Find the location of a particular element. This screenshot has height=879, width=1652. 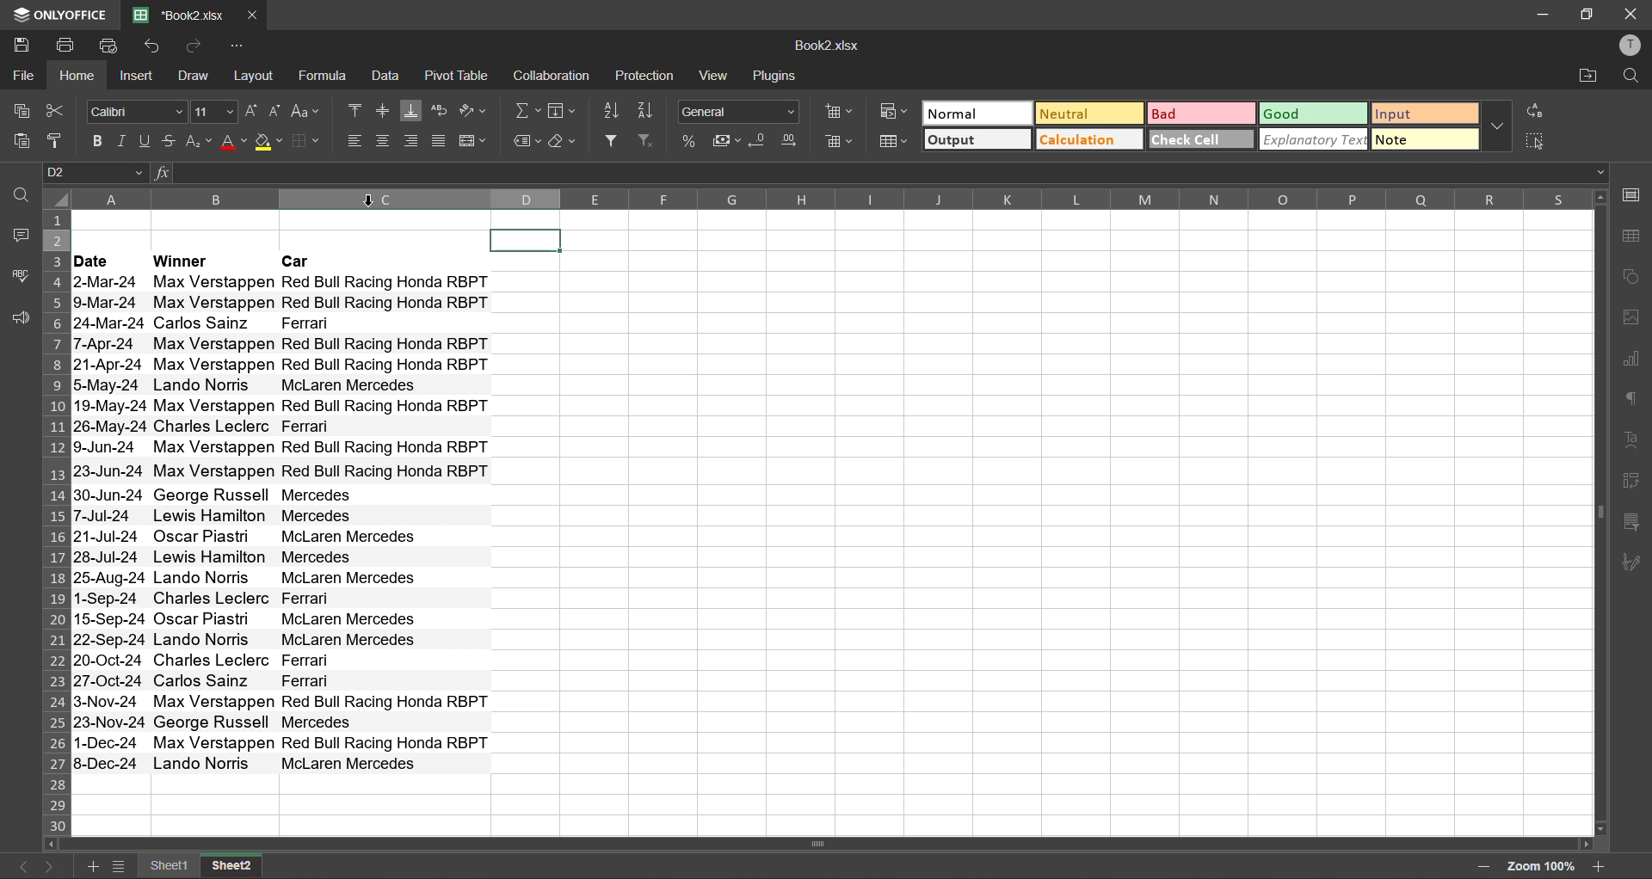

bold is located at coordinates (97, 139).